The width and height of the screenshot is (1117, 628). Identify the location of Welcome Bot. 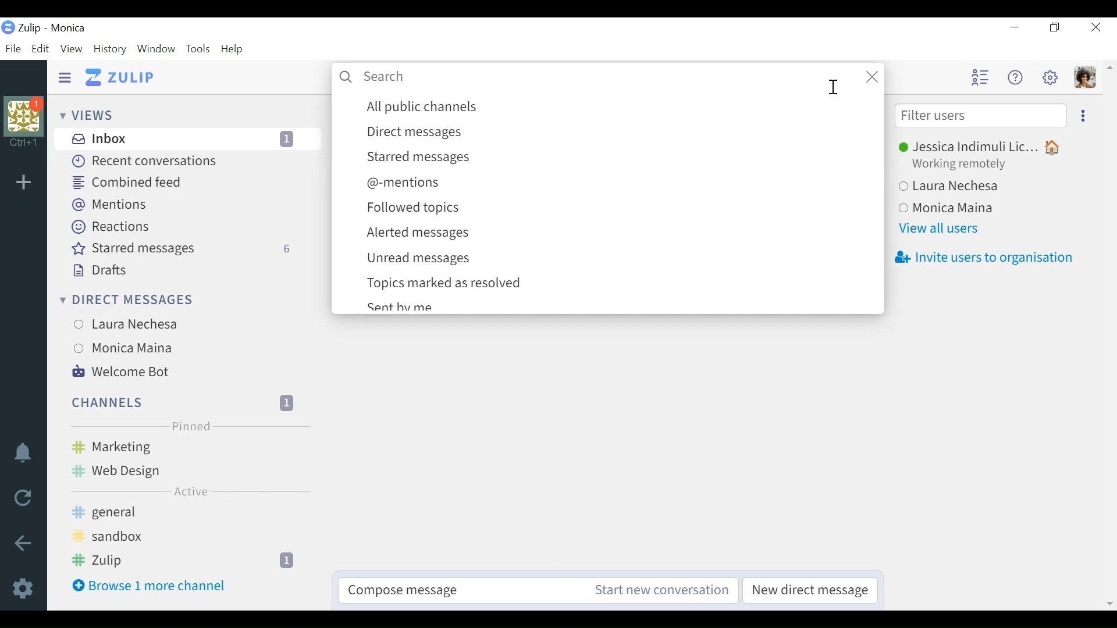
(123, 372).